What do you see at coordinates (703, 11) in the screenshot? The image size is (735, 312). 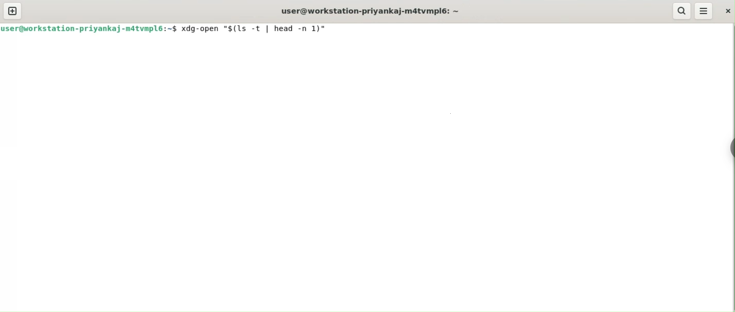 I see `menu` at bounding box center [703, 11].